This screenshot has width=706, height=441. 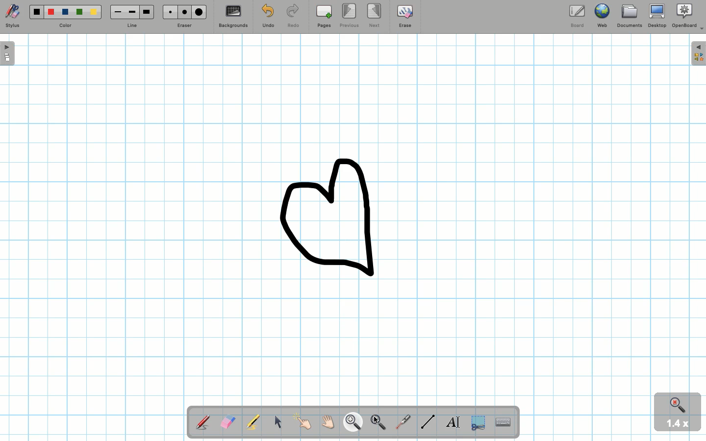 What do you see at coordinates (629, 16) in the screenshot?
I see `Documents` at bounding box center [629, 16].